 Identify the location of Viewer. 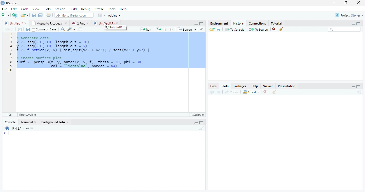
(268, 86).